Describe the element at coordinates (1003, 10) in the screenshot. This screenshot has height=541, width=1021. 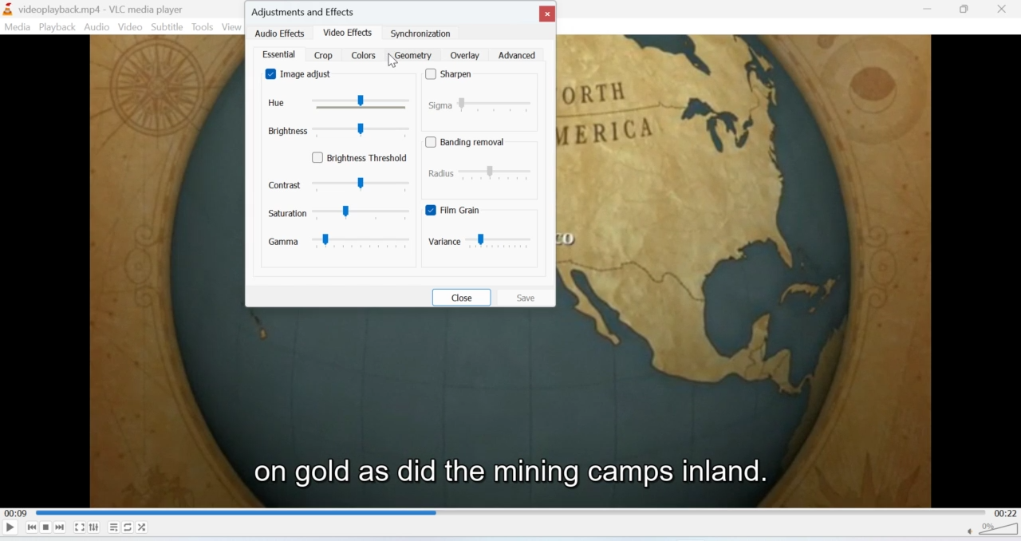
I see `Close` at that location.